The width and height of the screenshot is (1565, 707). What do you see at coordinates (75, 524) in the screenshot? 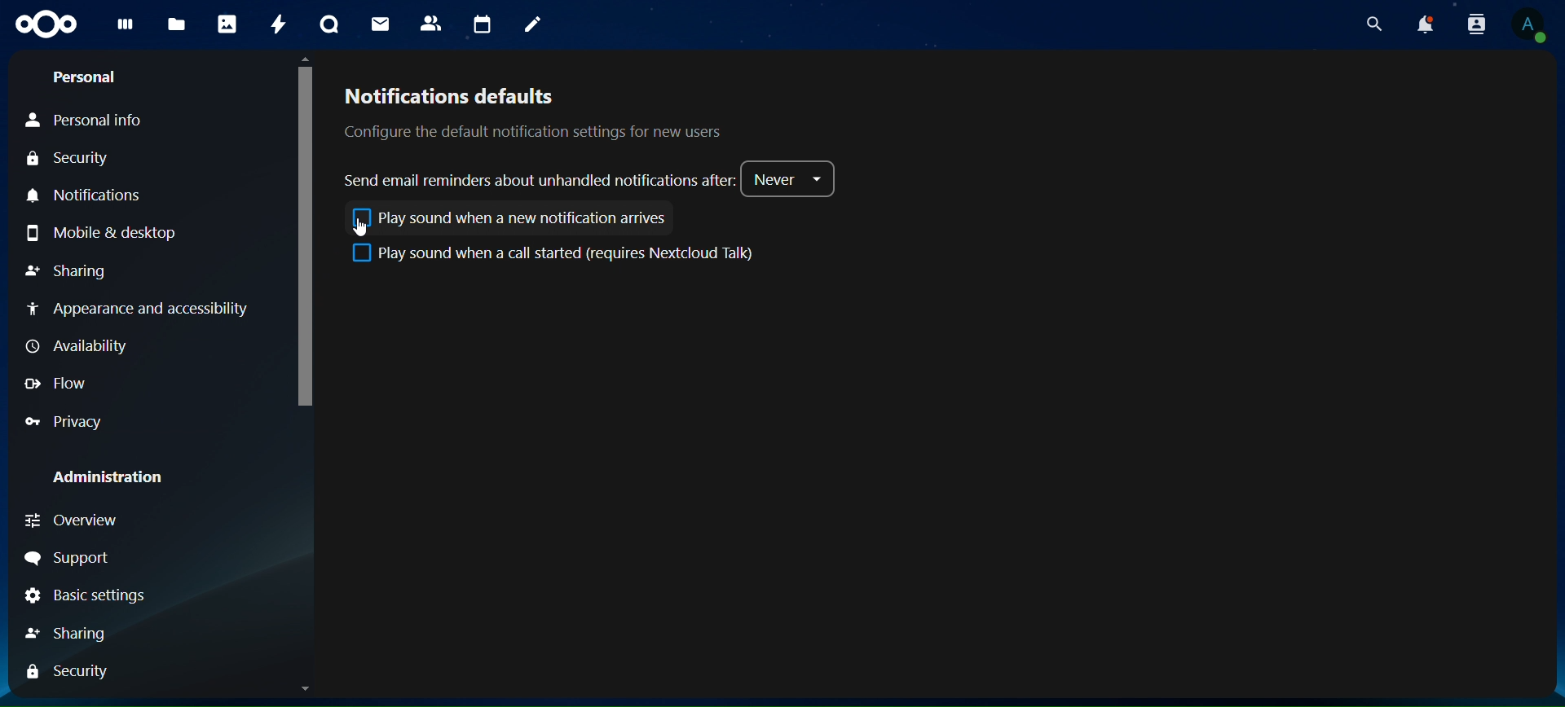
I see `Overview` at bounding box center [75, 524].